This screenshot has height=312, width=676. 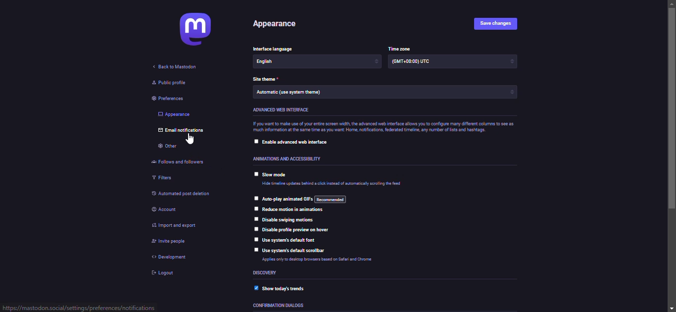 What do you see at coordinates (81, 307) in the screenshot?
I see `website` at bounding box center [81, 307].